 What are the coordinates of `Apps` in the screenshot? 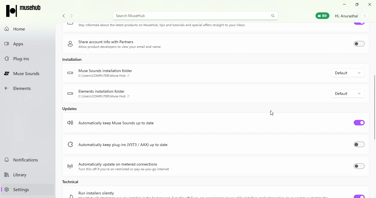 It's located at (27, 45).